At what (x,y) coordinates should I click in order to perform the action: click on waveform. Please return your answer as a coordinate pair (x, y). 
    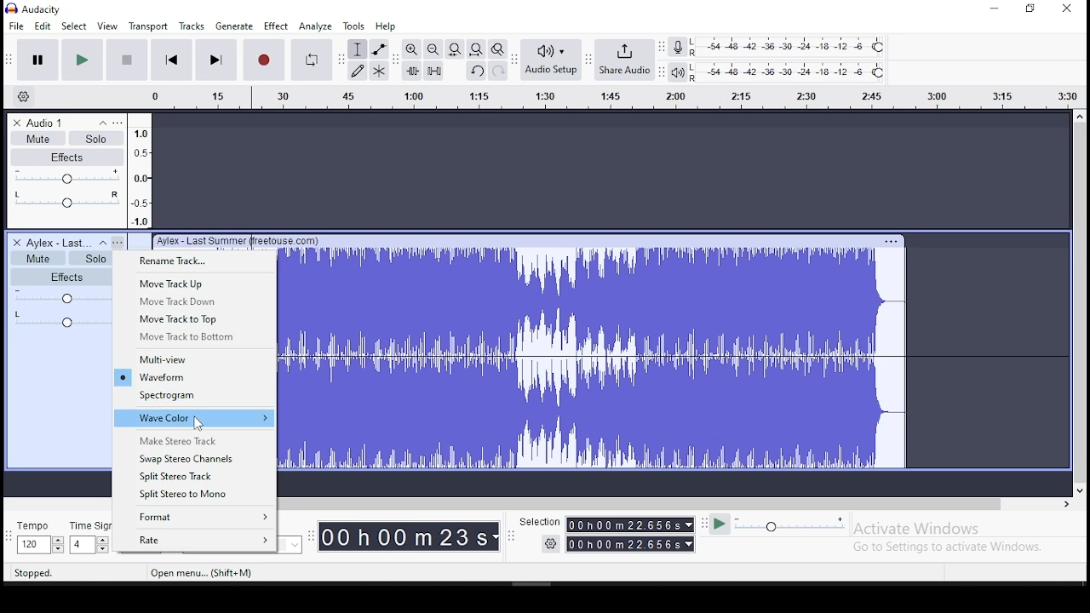
    Looking at the image, I should click on (192, 377).